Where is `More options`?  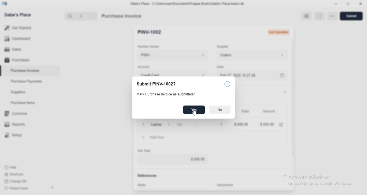 More options is located at coordinates (332, 16).